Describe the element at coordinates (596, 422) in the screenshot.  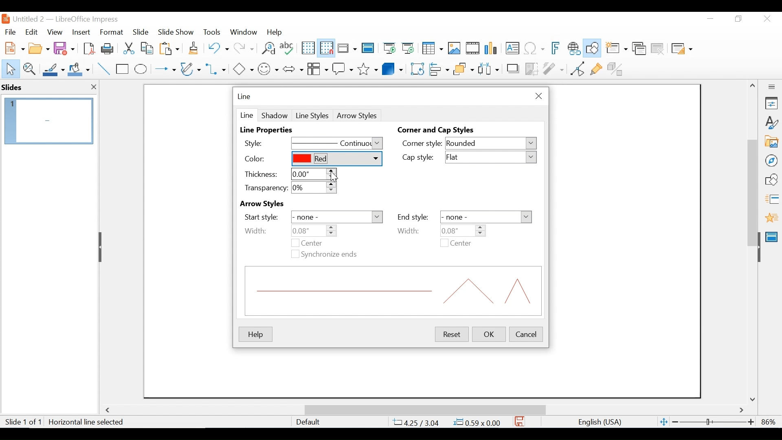
I see `English(USA)` at that location.